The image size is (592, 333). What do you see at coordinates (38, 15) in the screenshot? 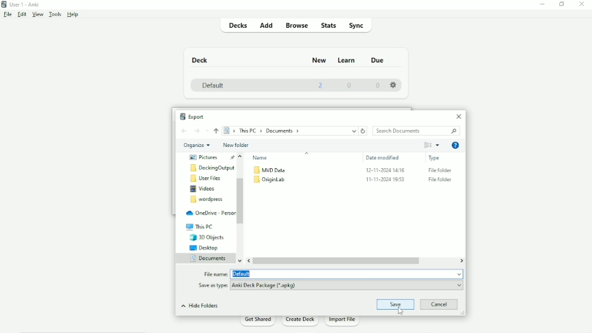
I see `View` at bounding box center [38, 15].